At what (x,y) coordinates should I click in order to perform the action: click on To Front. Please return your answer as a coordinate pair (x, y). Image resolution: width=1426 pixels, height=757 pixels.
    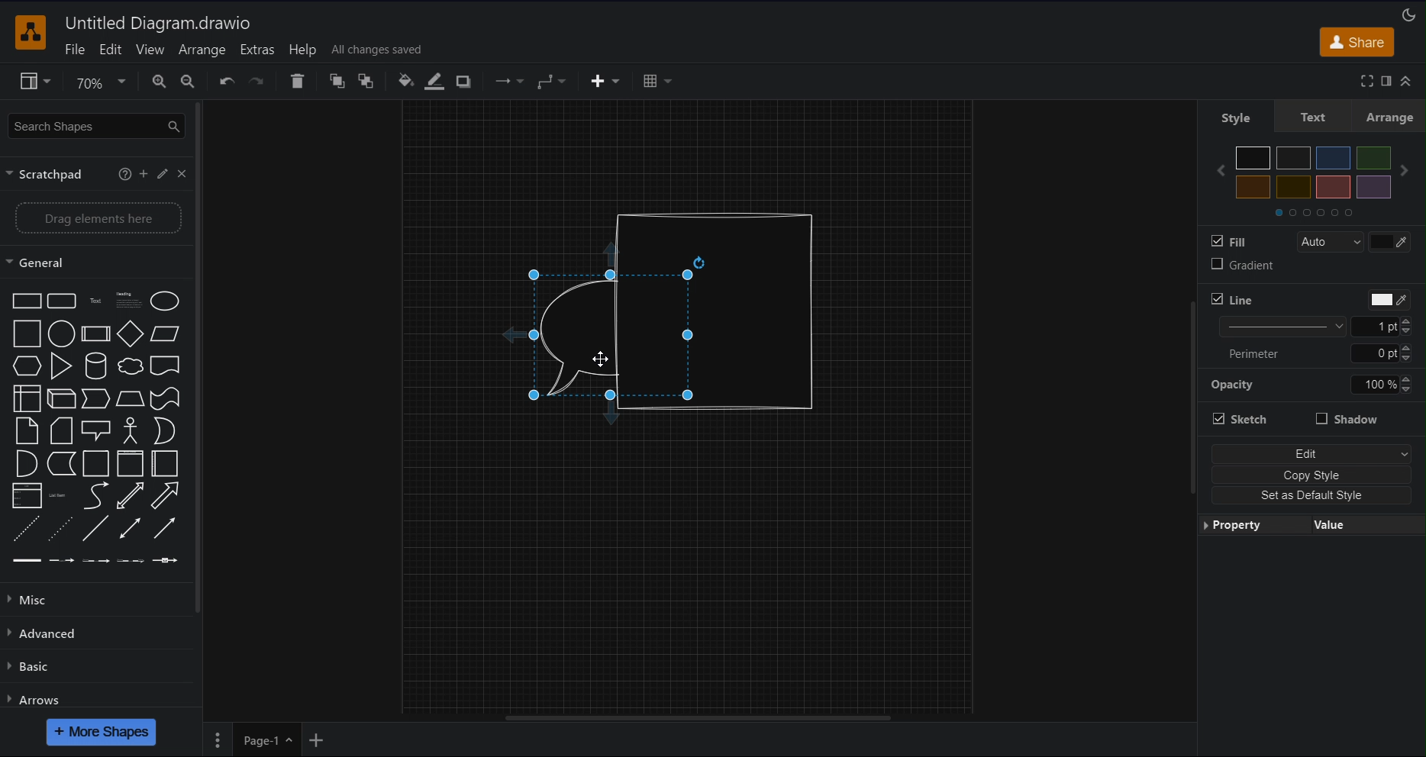
    Looking at the image, I should click on (337, 81).